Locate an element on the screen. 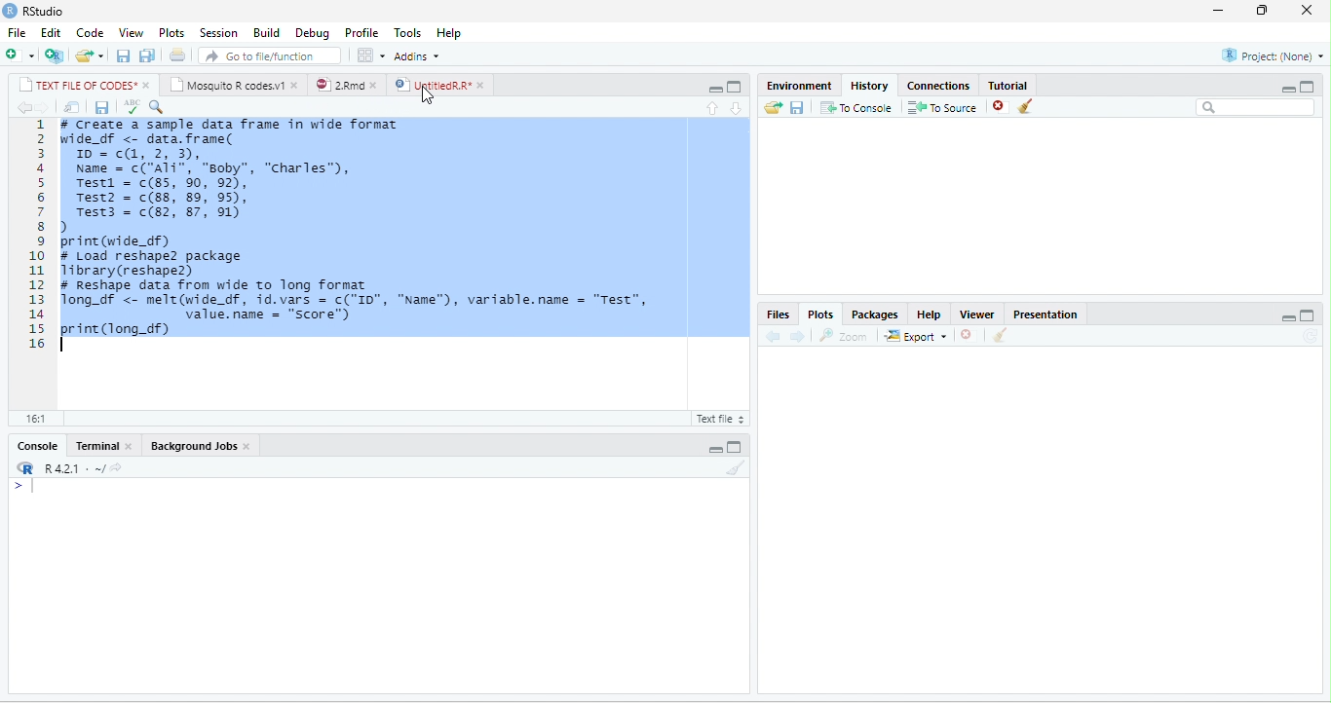  maximize is located at coordinates (1308, 87).